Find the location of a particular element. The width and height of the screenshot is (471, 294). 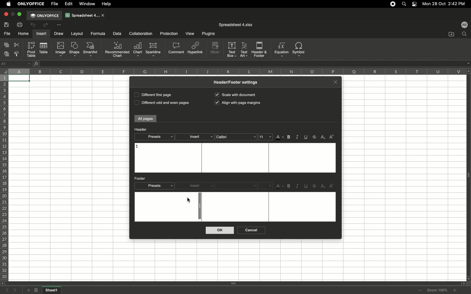

Zoom in is located at coordinates (455, 290).